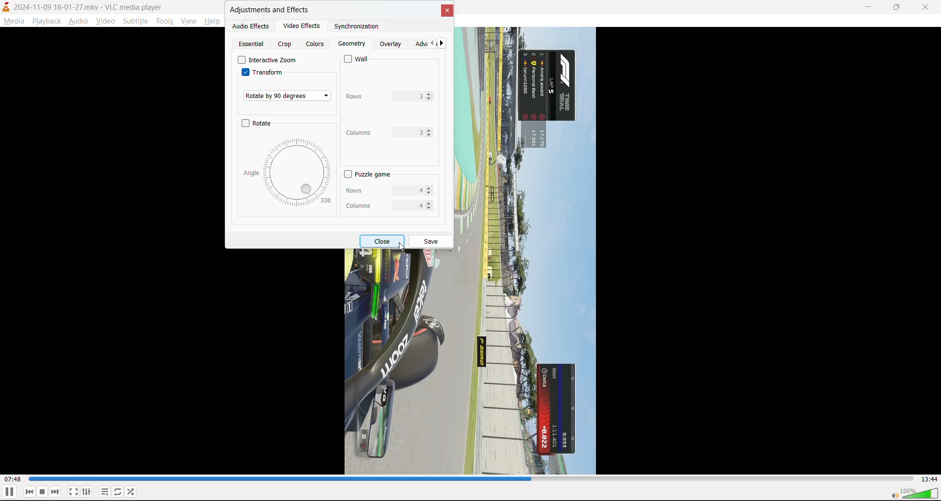  I want to click on increase, so click(430, 94).